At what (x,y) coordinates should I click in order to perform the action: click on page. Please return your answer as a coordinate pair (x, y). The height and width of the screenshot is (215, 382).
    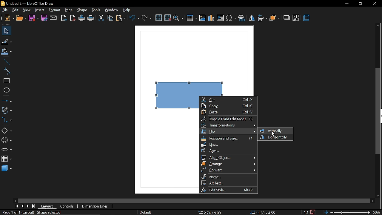
    Looking at the image, I should click on (69, 10).